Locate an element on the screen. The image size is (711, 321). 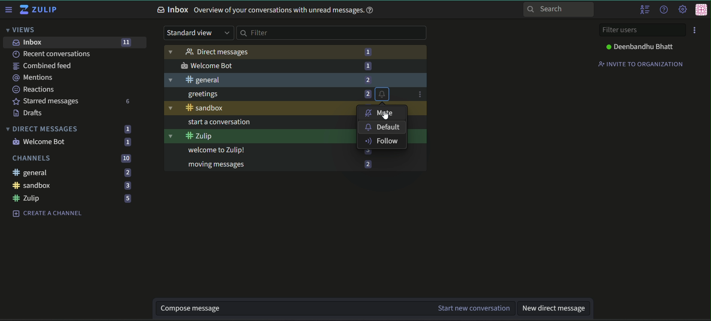
combined feed is located at coordinates (42, 66).